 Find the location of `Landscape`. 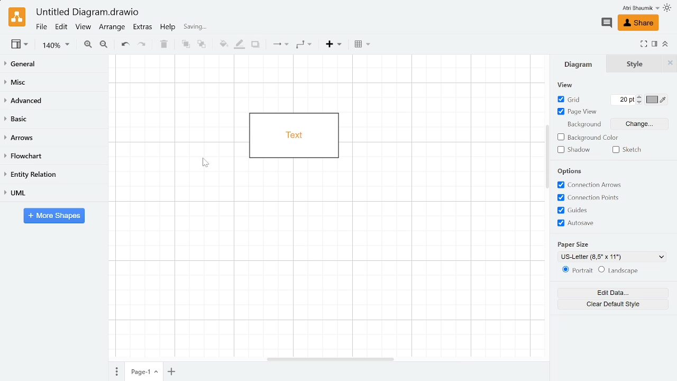

Landscape is located at coordinates (631, 271).